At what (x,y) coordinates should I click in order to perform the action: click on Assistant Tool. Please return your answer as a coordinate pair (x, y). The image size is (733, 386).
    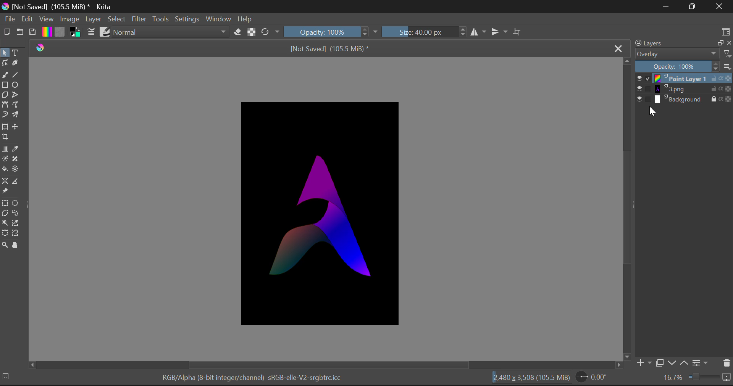
    Looking at the image, I should click on (6, 181).